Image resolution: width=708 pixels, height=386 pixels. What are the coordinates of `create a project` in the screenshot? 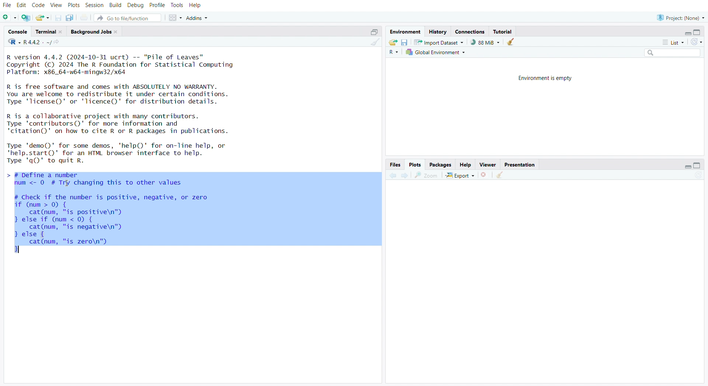 It's located at (26, 18).